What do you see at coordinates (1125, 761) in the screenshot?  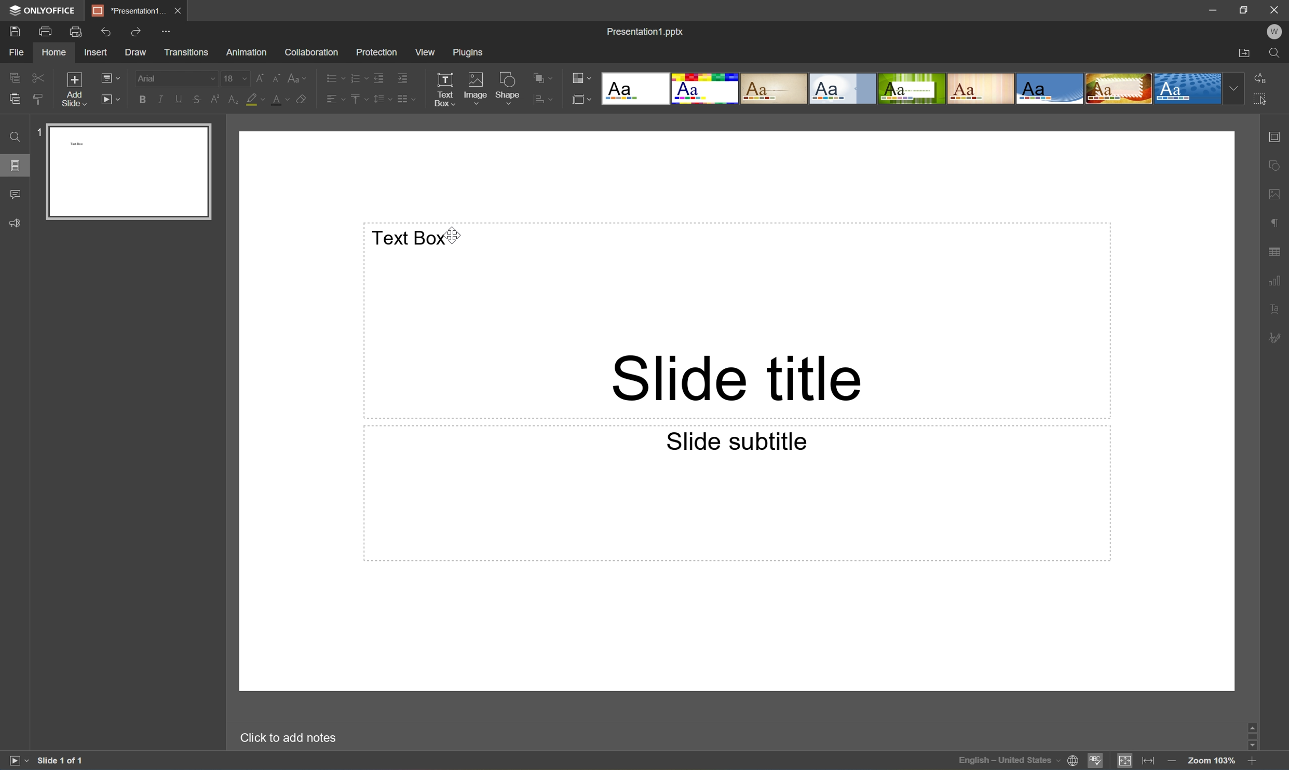 I see `Fit to slide` at bounding box center [1125, 761].